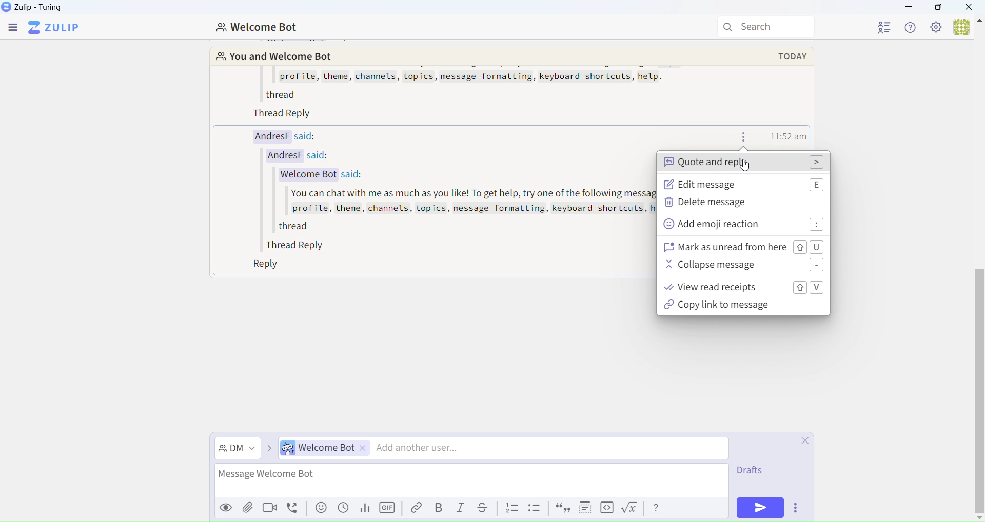 This screenshot has width=985, height=522. I want to click on Message actions, so click(743, 138).